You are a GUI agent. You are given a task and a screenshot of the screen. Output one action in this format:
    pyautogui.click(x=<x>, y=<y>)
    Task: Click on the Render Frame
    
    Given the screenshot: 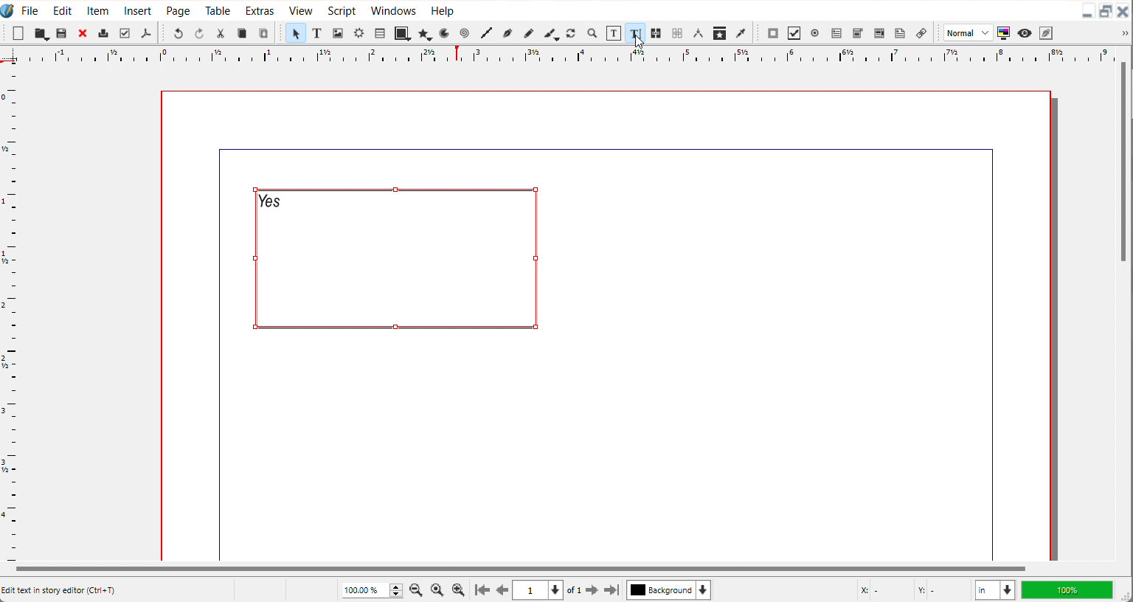 What is the action you would take?
    pyautogui.click(x=358, y=32)
    